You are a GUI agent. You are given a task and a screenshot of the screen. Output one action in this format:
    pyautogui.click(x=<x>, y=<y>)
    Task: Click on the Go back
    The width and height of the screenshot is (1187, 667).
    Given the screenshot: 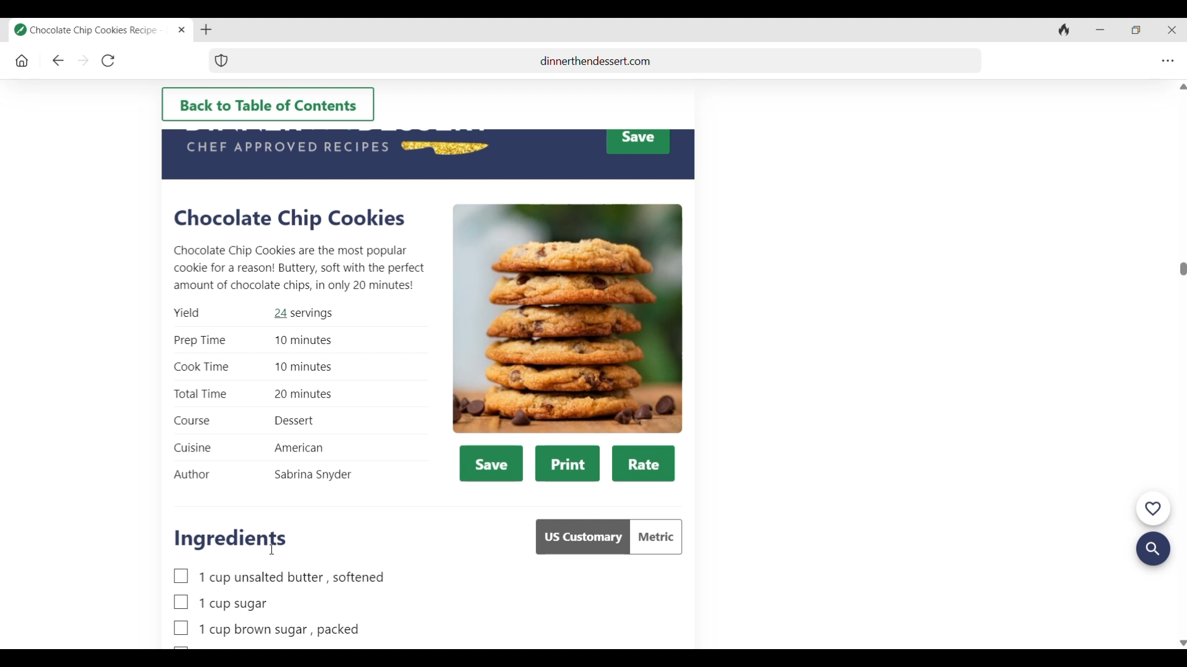 What is the action you would take?
    pyautogui.click(x=58, y=61)
    